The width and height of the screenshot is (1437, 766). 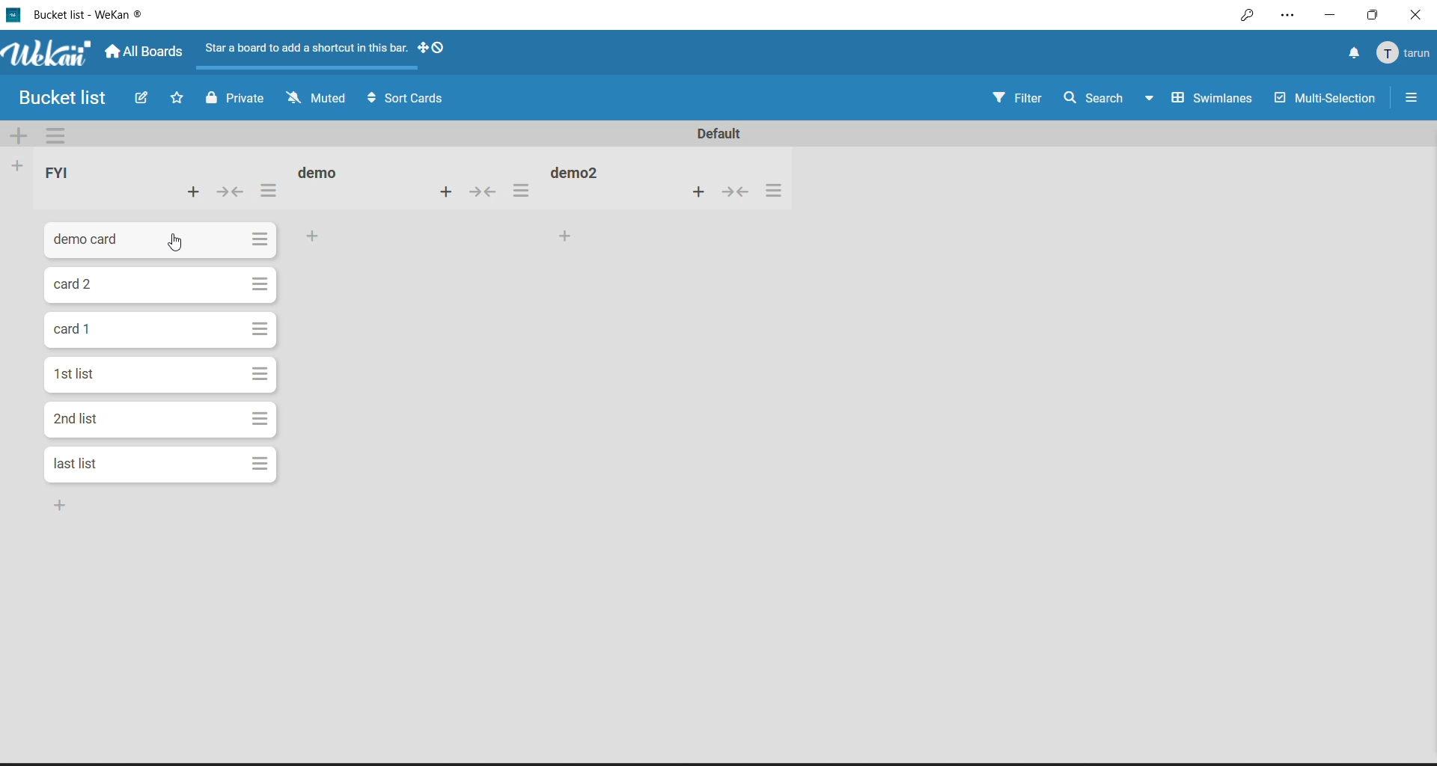 I want to click on list actions, so click(x=772, y=191).